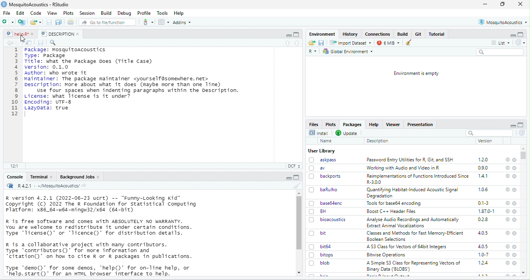 This screenshot has width=530, height=280. Describe the element at coordinates (15, 177) in the screenshot. I see `Console` at that location.